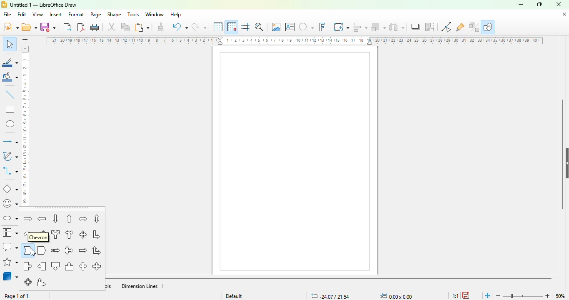 The height and width of the screenshot is (300, 569). What do you see at coordinates (10, 232) in the screenshot?
I see `flowchart` at bounding box center [10, 232].